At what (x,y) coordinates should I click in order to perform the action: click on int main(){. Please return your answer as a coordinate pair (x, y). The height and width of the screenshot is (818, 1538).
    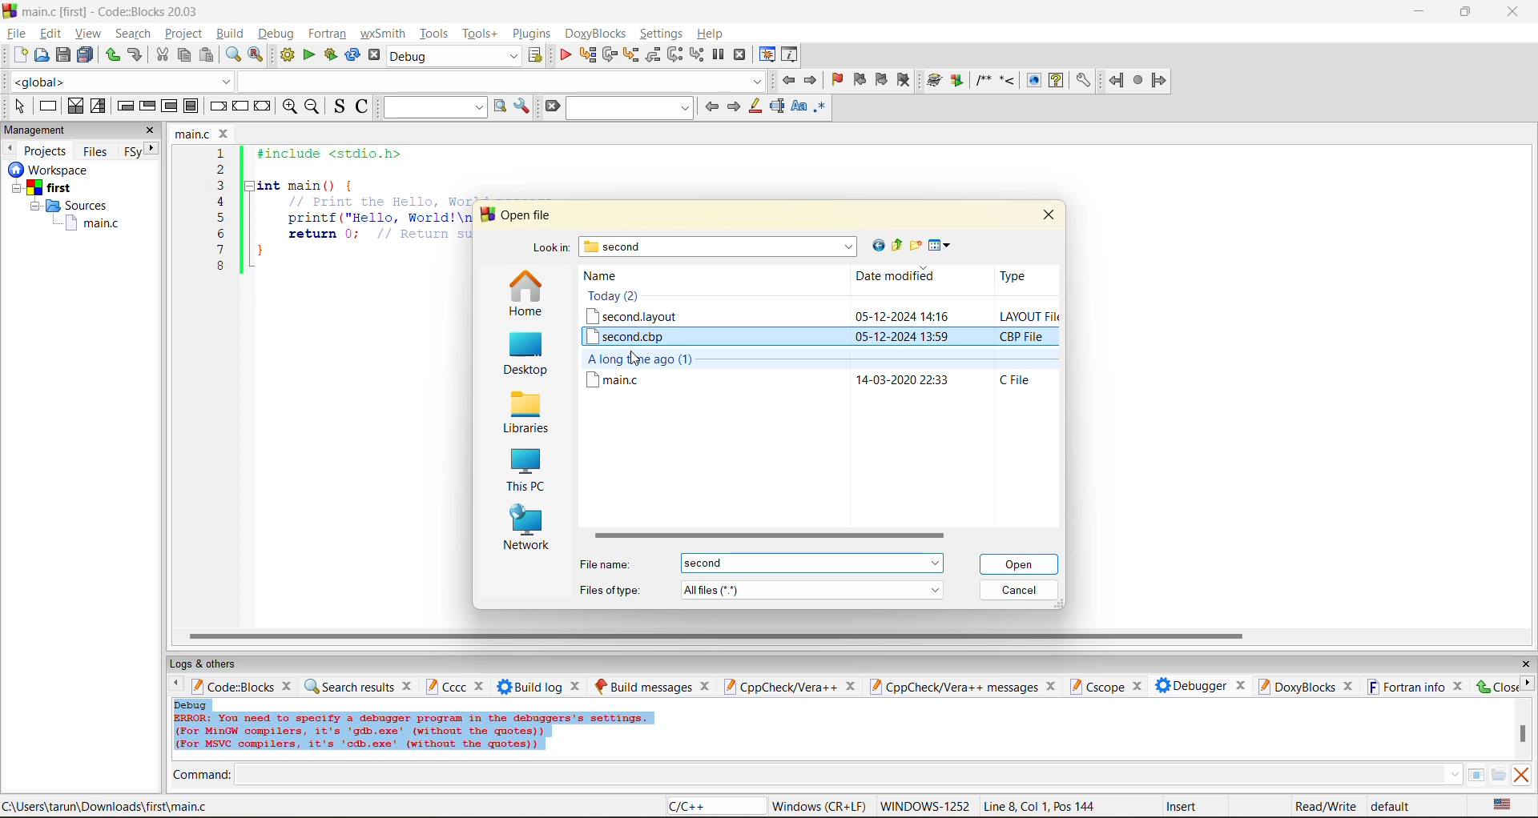
    Looking at the image, I should click on (317, 185).